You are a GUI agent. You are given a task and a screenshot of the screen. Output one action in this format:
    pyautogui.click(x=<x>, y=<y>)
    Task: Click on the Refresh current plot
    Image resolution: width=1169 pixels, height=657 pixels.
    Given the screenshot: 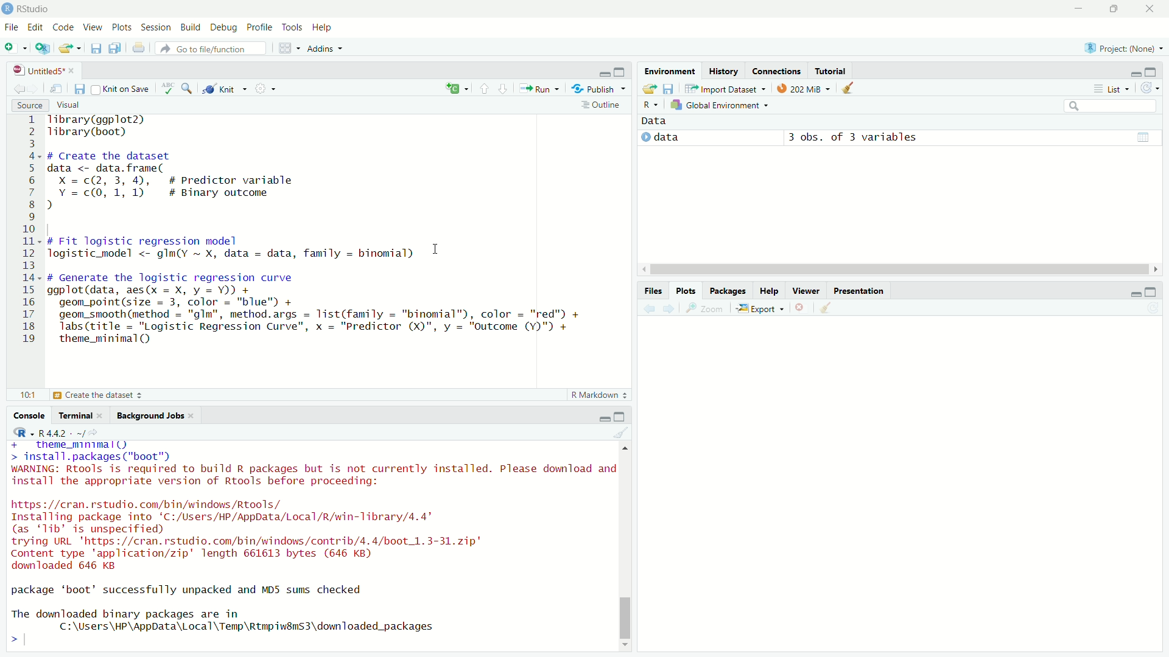 What is the action you would take?
    pyautogui.click(x=1153, y=308)
    